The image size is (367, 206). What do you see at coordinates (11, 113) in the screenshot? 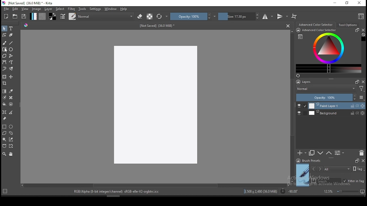
I see `measure distance between two points` at bounding box center [11, 113].